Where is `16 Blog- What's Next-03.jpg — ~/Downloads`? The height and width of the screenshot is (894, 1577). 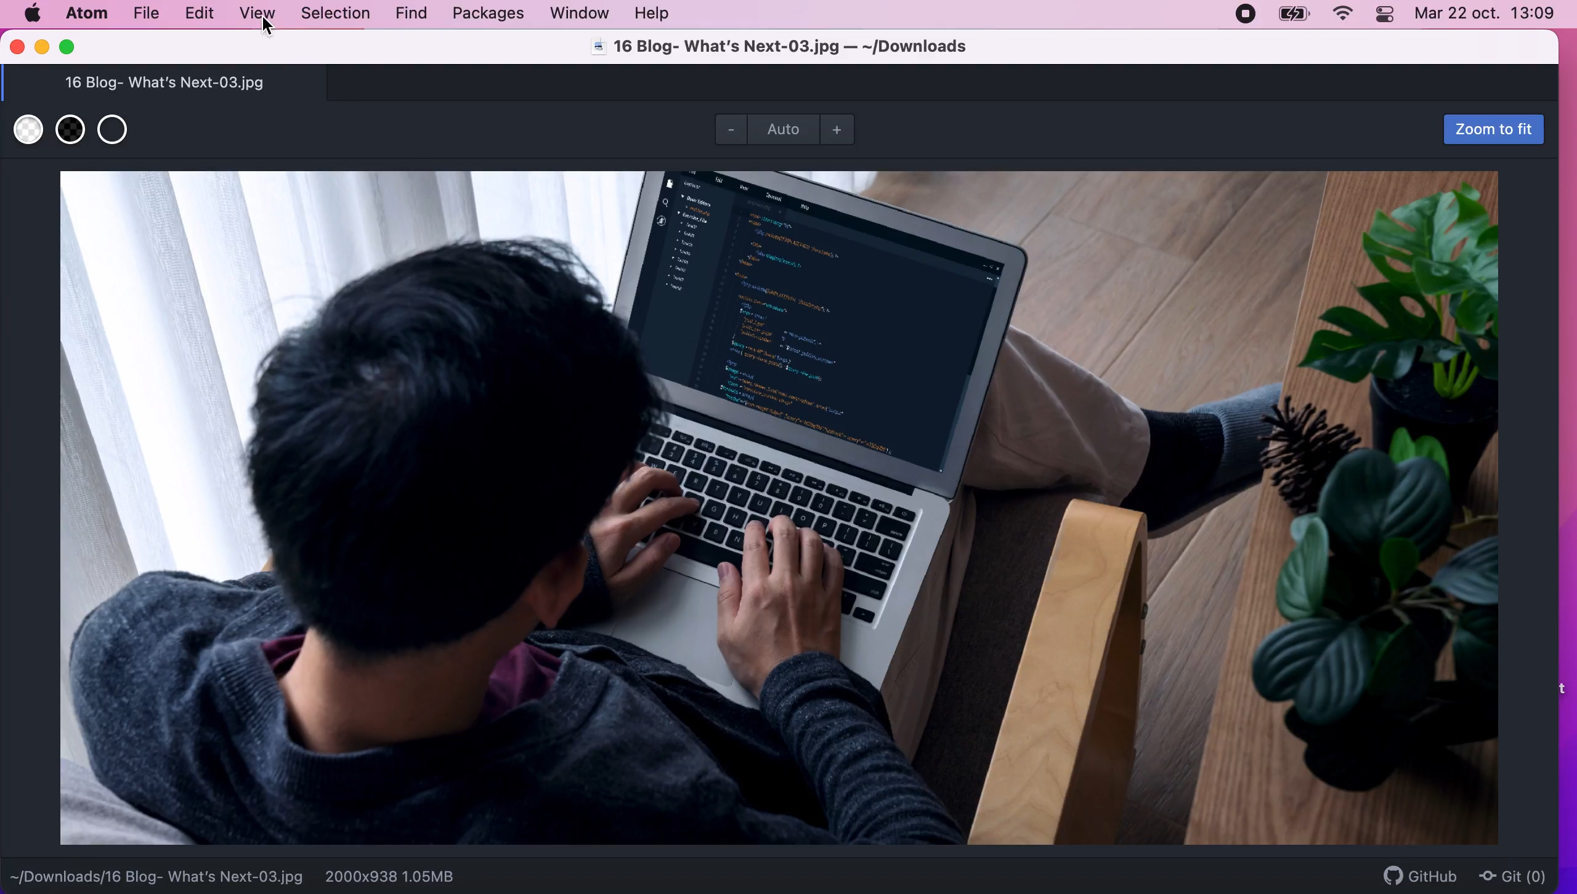 16 Blog- What's Next-03.jpg — ~/Downloads is located at coordinates (779, 46).